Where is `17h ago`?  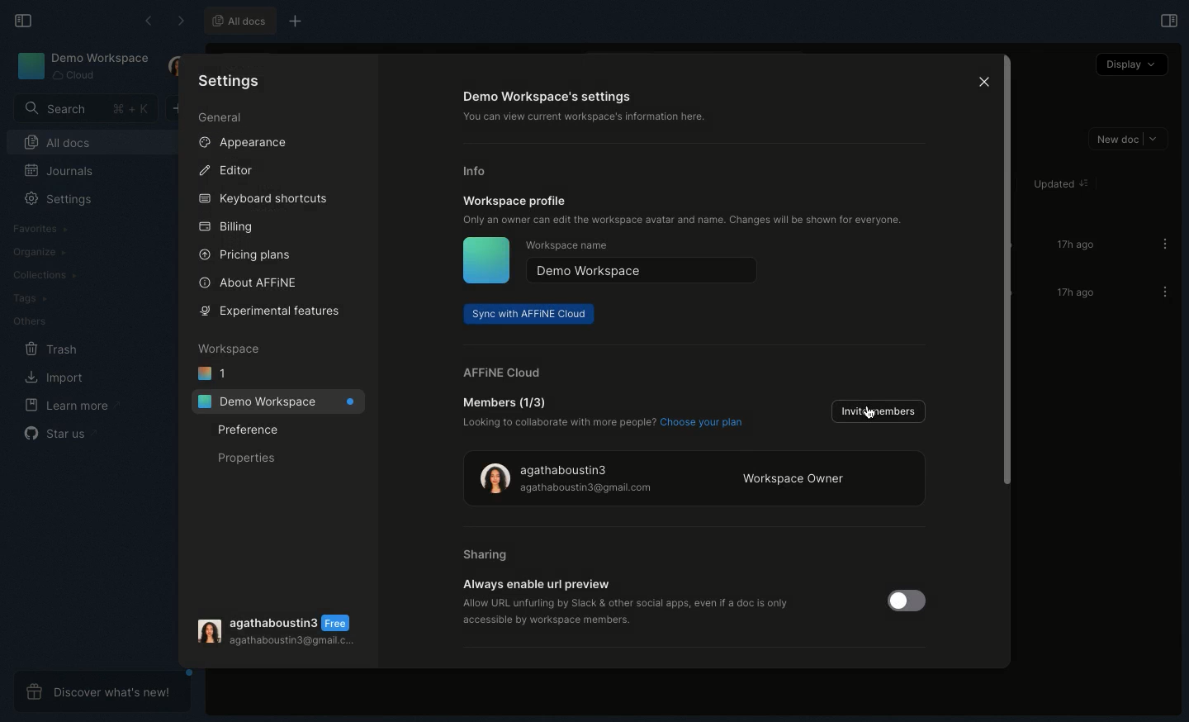
17h ago is located at coordinates (1073, 293).